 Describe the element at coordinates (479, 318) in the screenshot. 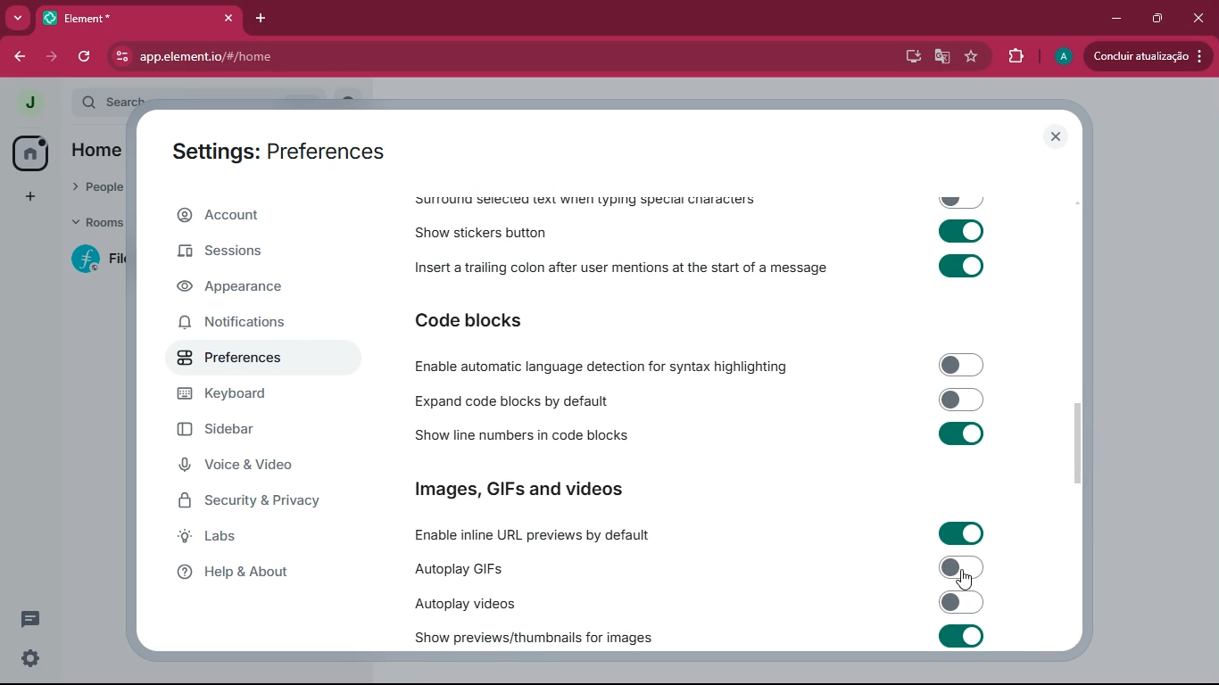

I see `code blocks ` at that location.